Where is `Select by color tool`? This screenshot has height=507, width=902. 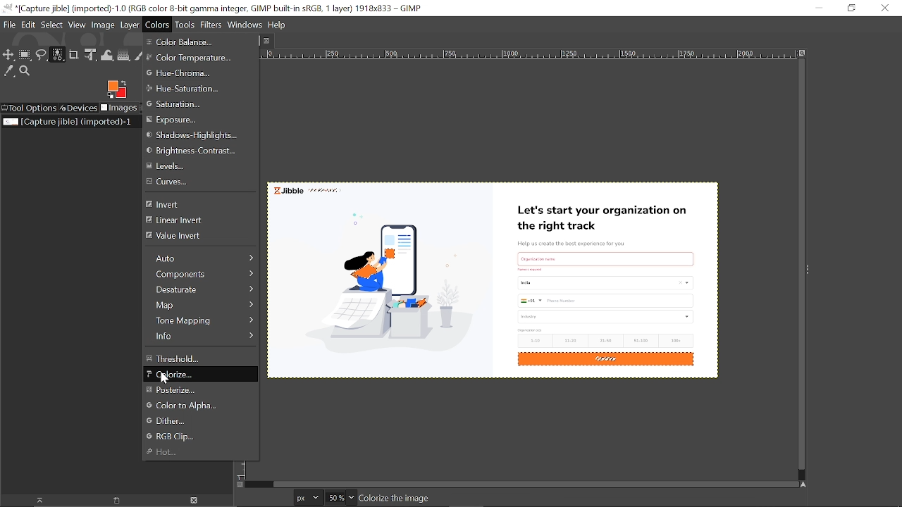
Select by color tool is located at coordinates (57, 54).